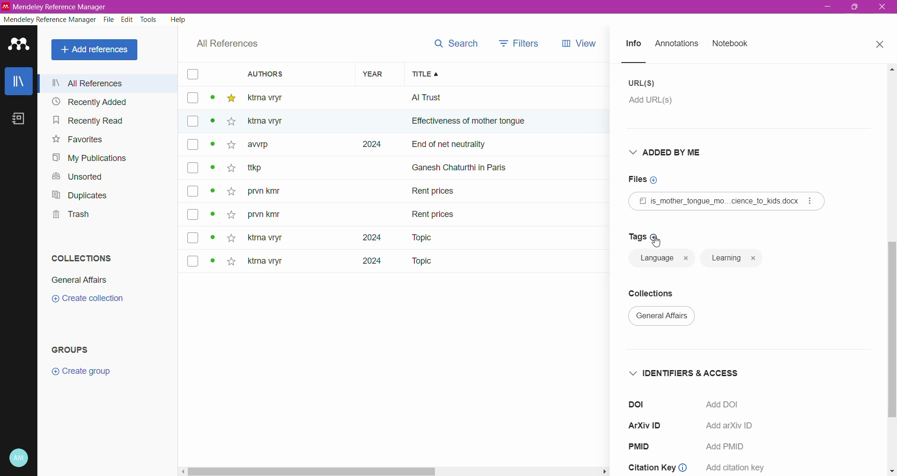  Describe the element at coordinates (648, 180) in the screenshot. I see `Click to add Files` at that location.